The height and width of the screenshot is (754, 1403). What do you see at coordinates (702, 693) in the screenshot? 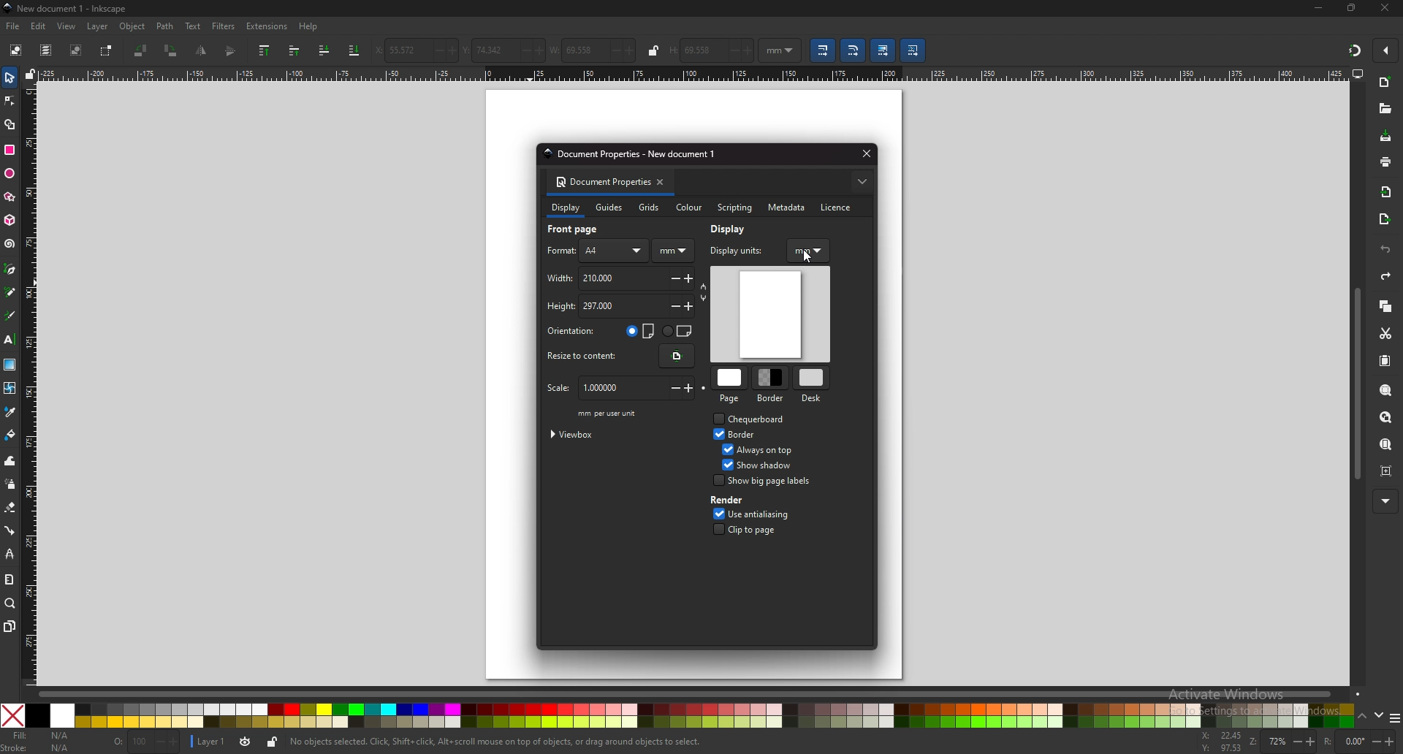
I see `scroll bar` at bounding box center [702, 693].